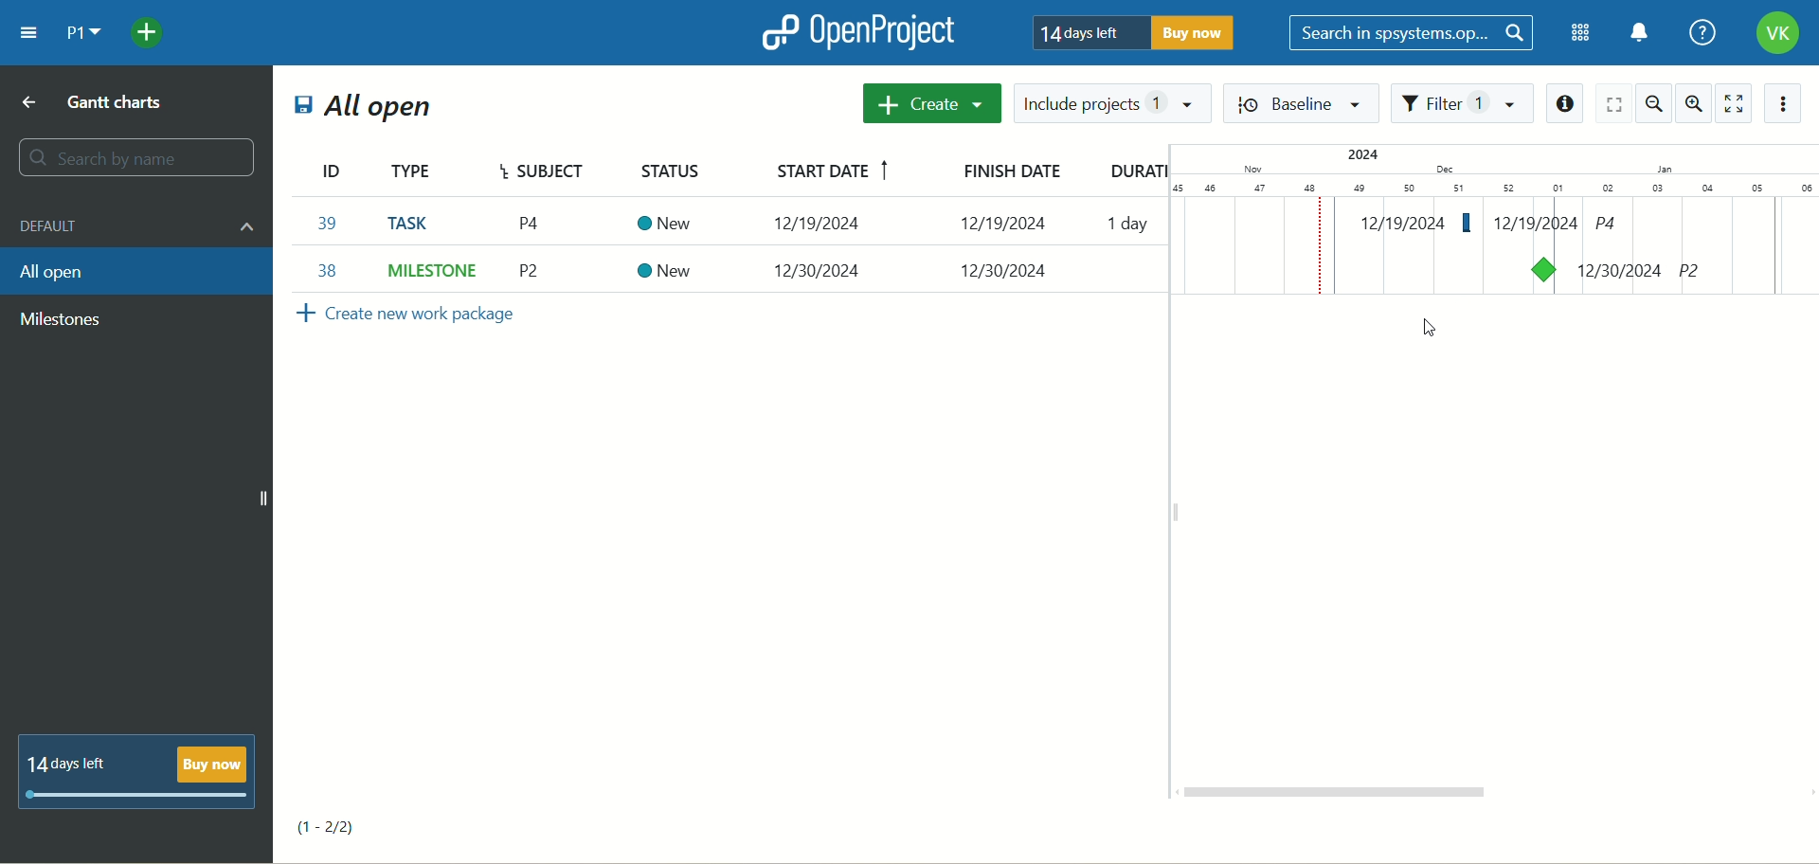 The image size is (1819, 864). What do you see at coordinates (1133, 174) in the screenshot?
I see `duration` at bounding box center [1133, 174].